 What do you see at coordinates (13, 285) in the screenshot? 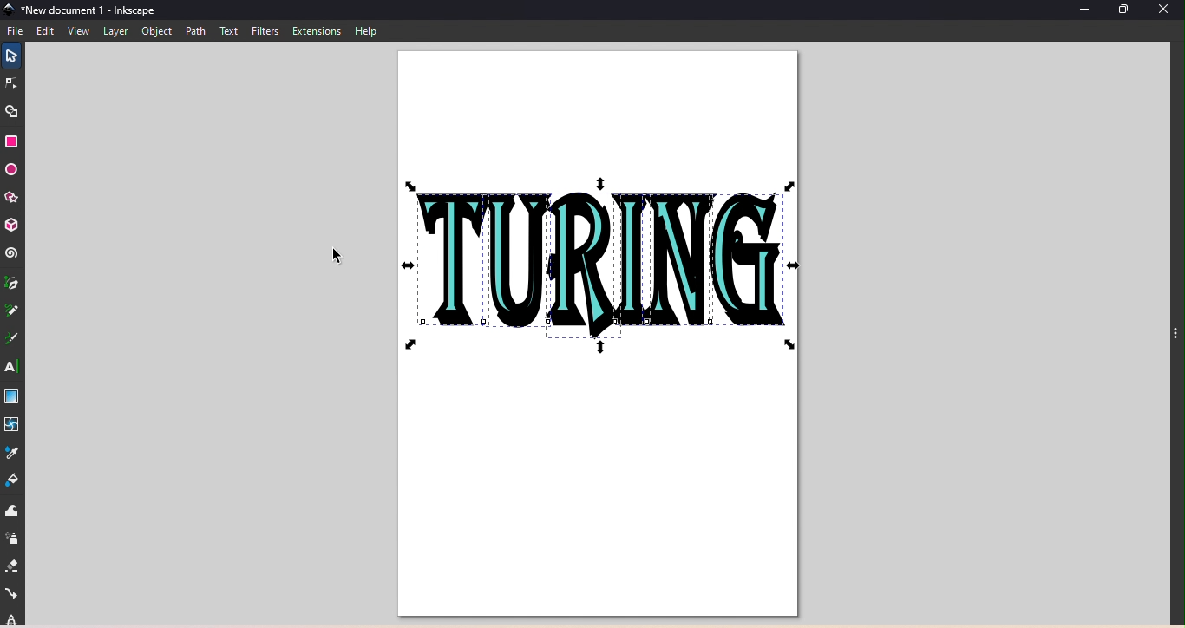
I see `Pen tool` at bounding box center [13, 285].